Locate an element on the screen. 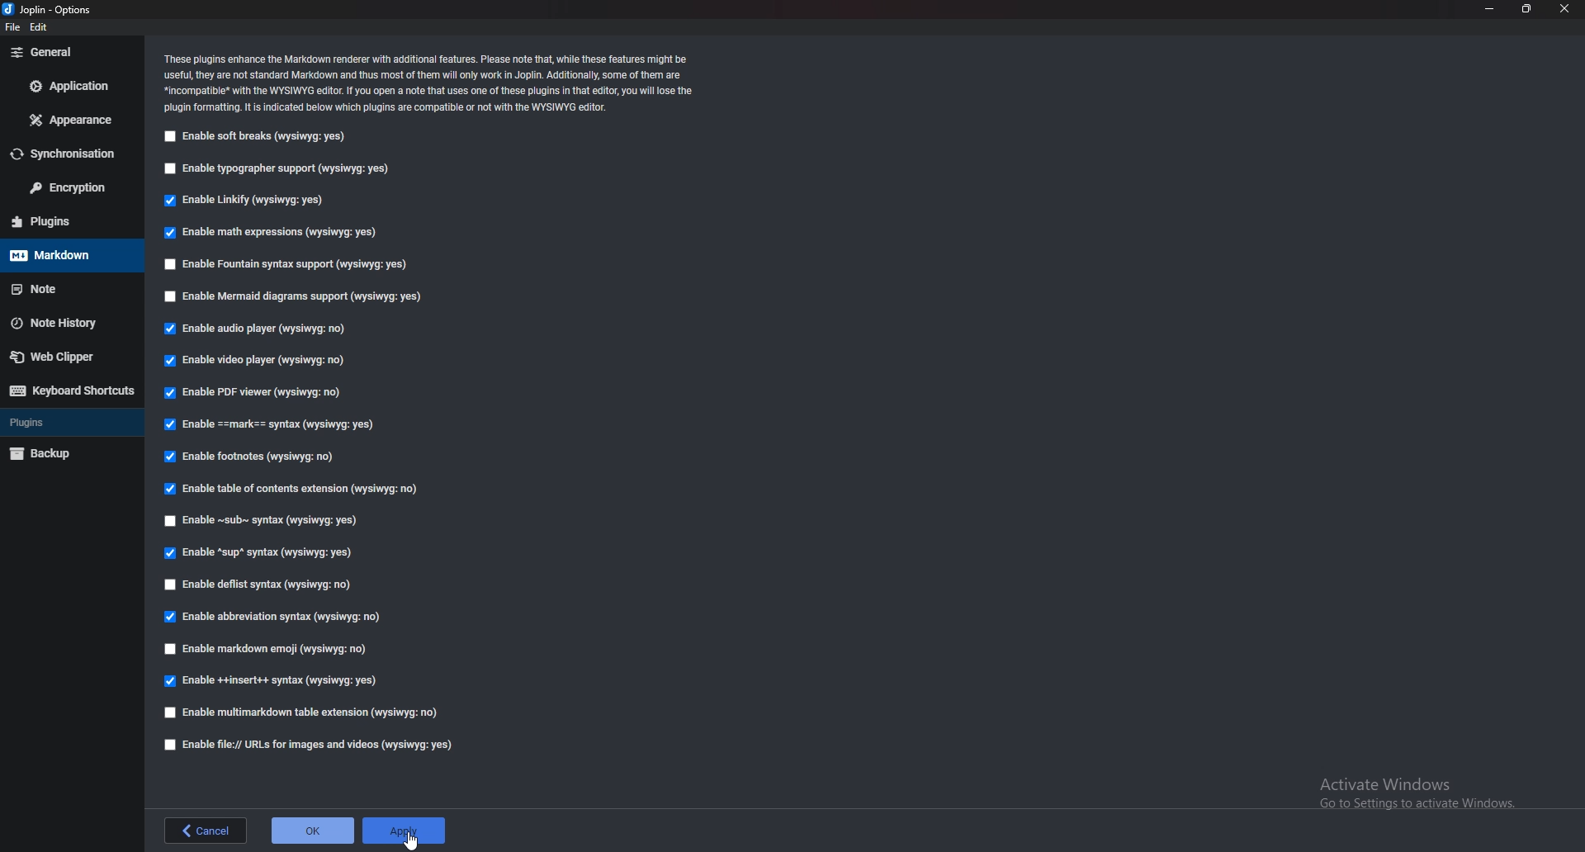 This screenshot has width=1585, height=852. Enable Sub syntax is located at coordinates (263, 518).